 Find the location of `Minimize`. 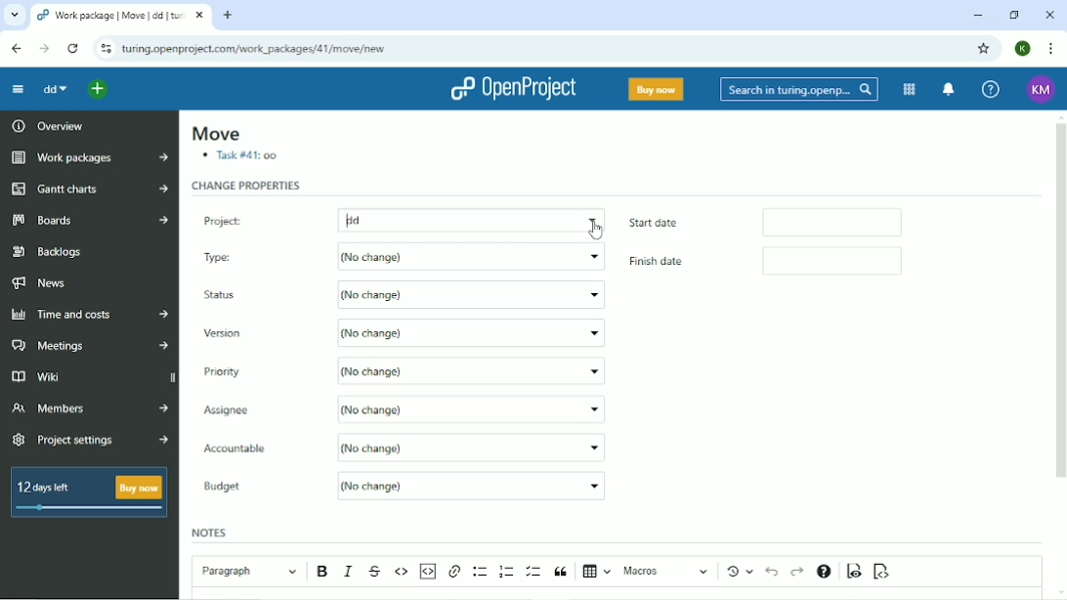

Minimize is located at coordinates (976, 16).